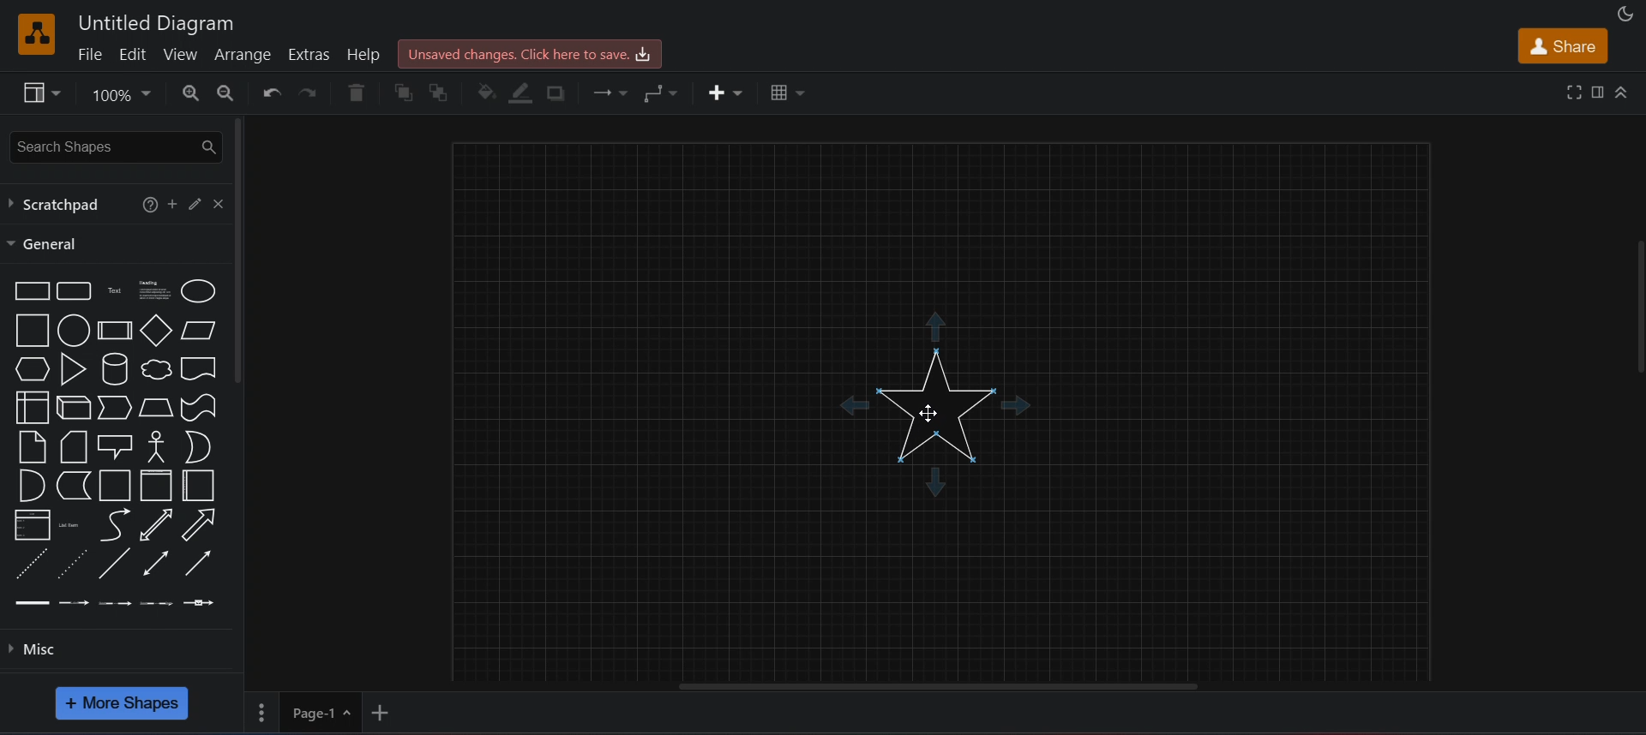  I want to click on bidirectional connector, so click(155, 563).